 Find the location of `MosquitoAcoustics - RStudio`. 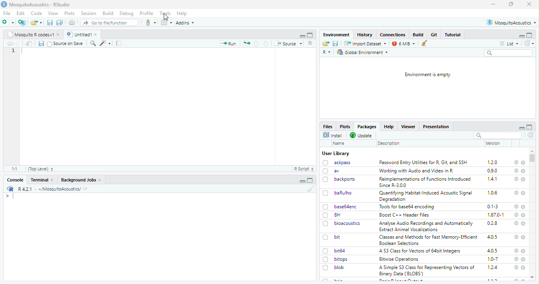

MosquitoAcoustics - RStudio is located at coordinates (40, 5).